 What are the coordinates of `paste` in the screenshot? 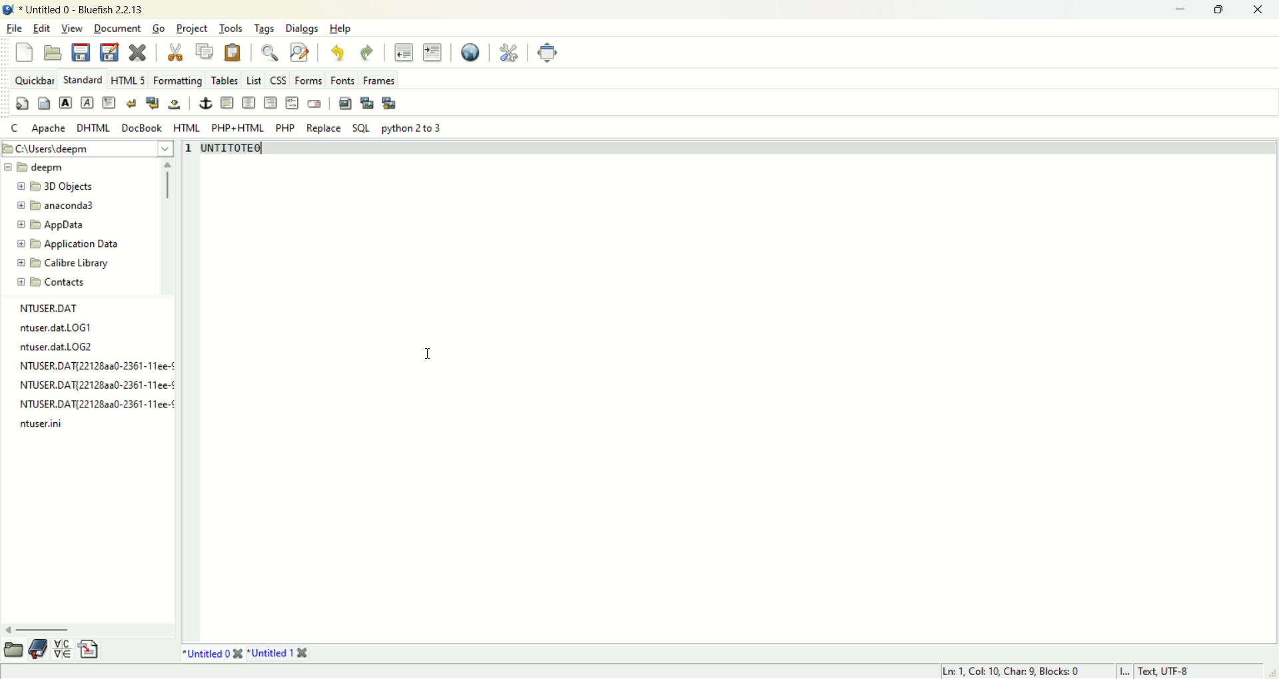 It's located at (235, 53).